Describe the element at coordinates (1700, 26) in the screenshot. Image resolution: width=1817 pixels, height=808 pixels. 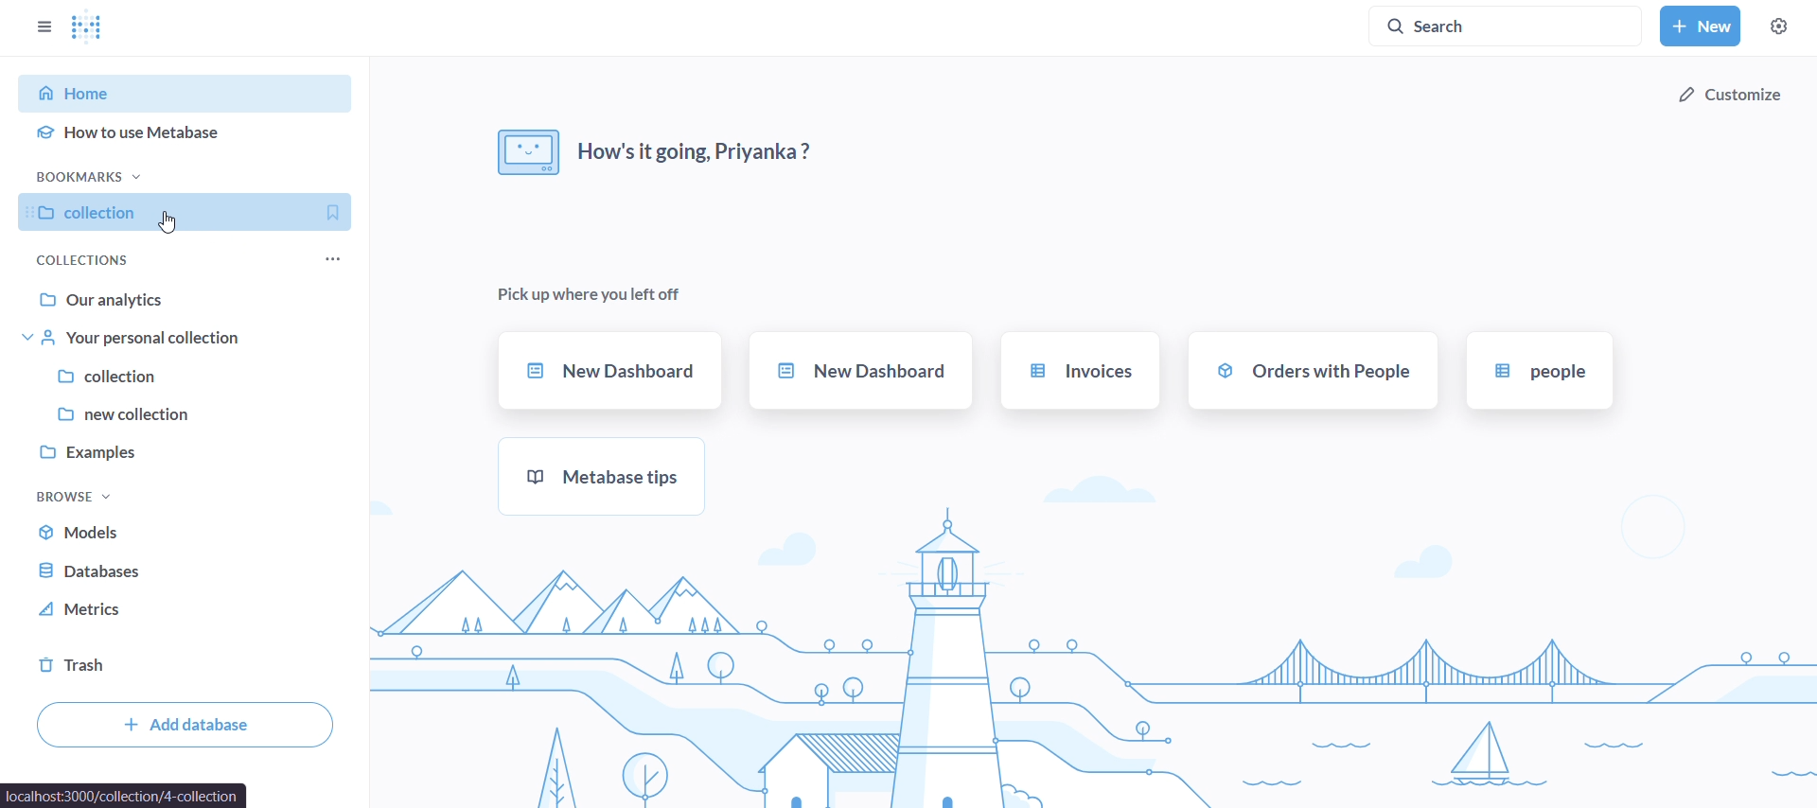
I see `new ` at that location.